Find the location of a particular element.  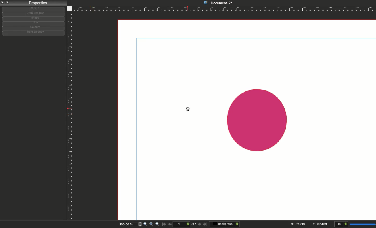

Zoom to is located at coordinates (151, 224).